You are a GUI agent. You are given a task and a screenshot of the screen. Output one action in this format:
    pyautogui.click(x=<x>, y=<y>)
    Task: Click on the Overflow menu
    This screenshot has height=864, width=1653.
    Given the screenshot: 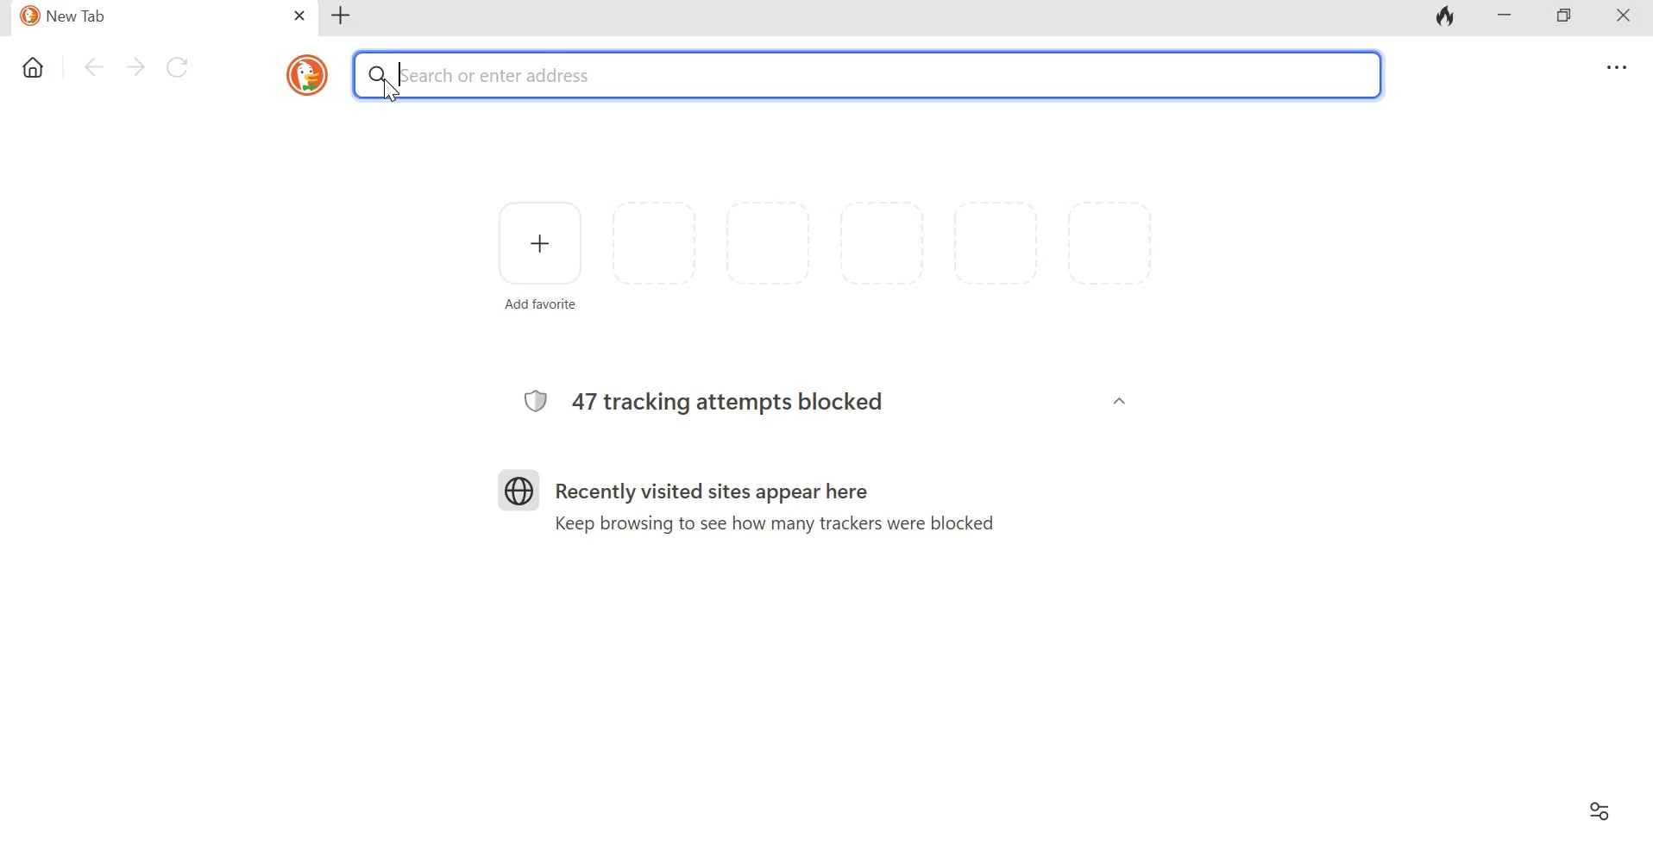 What is the action you would take?
    pyautogui.click(x=1612, y=65)
    